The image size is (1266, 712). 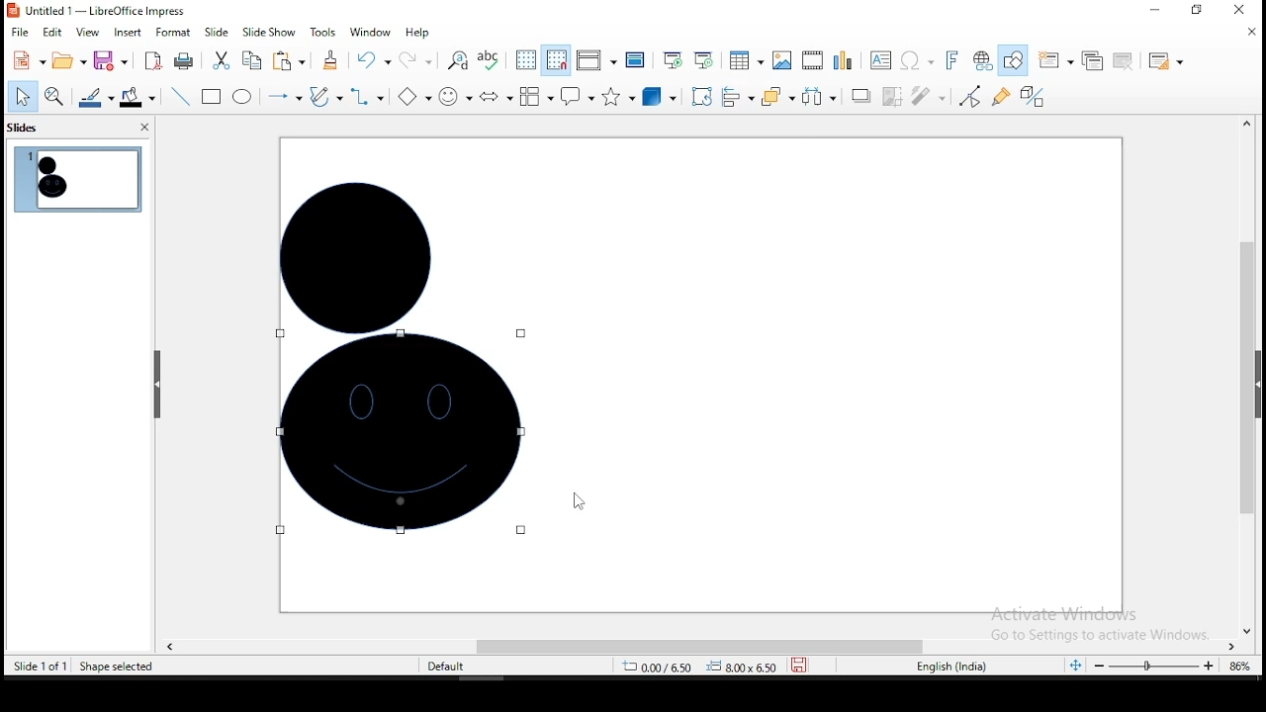 I want to click on cut, so click(x=221, y=60).